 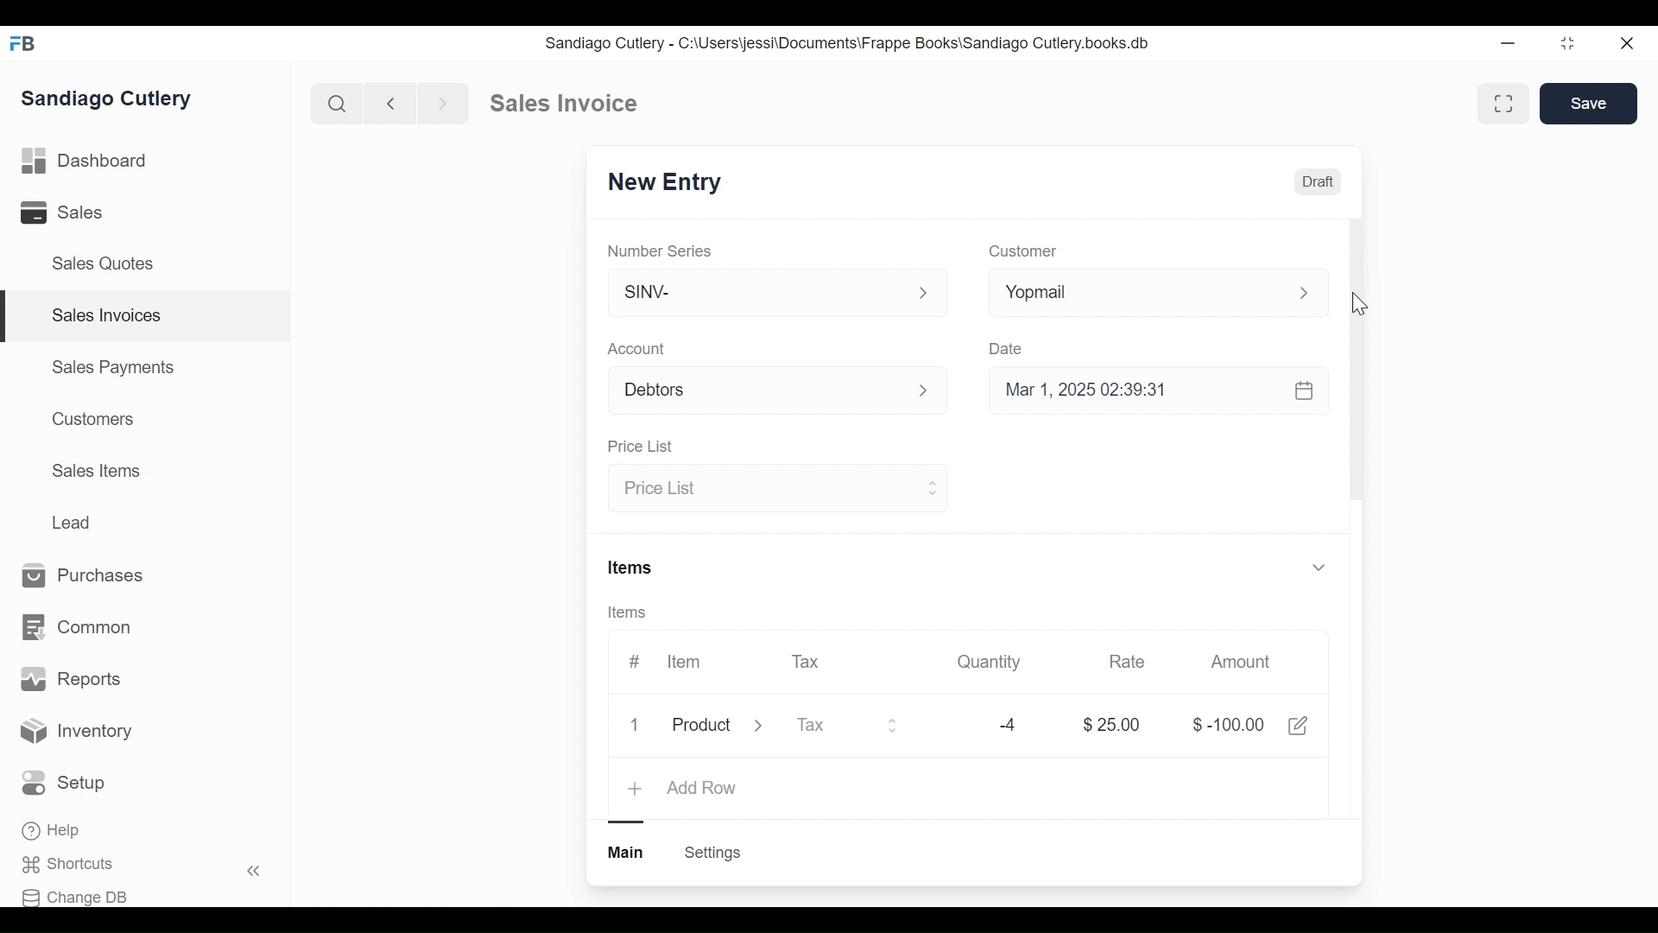 What do you see at coordinates (1506, 43) in the screenshot?
I see `Minimize` at bounding box center [1506, 43].